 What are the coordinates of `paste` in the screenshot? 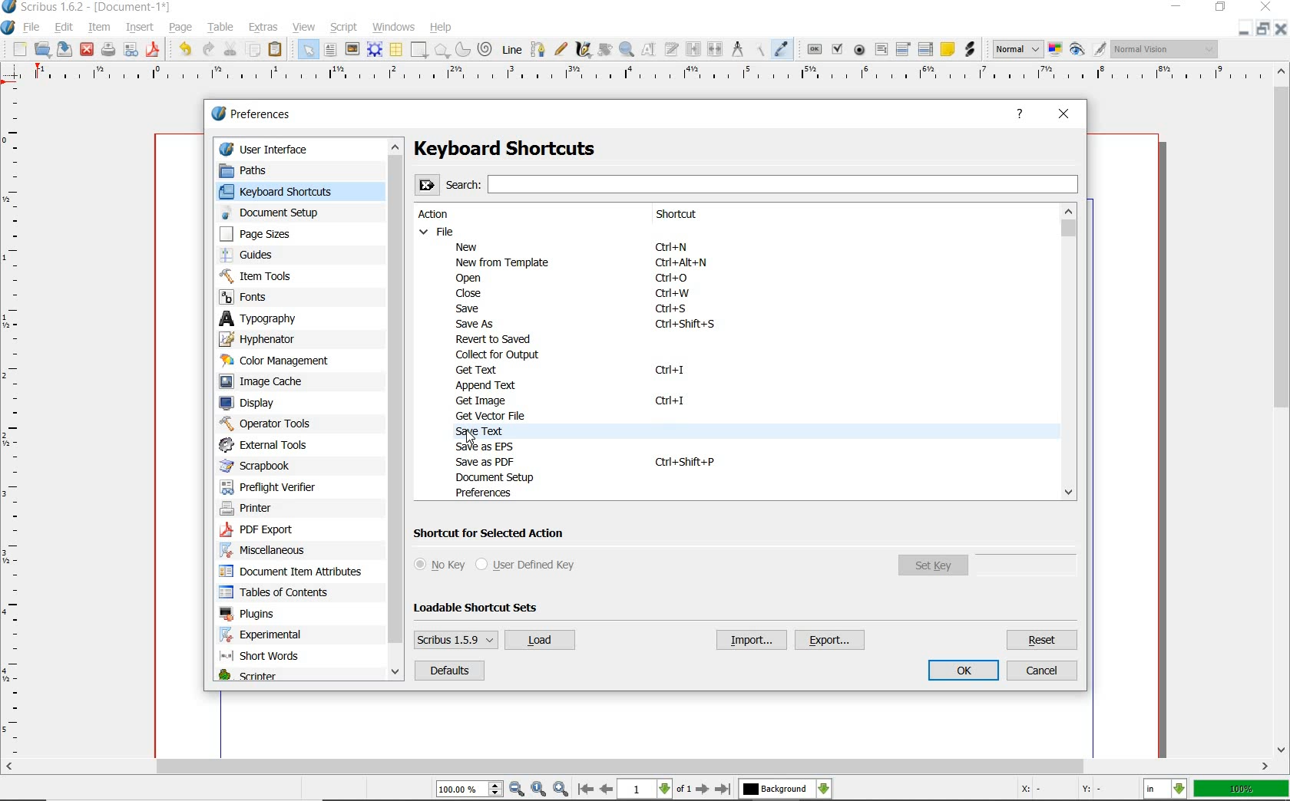 It's located at (277, 51).